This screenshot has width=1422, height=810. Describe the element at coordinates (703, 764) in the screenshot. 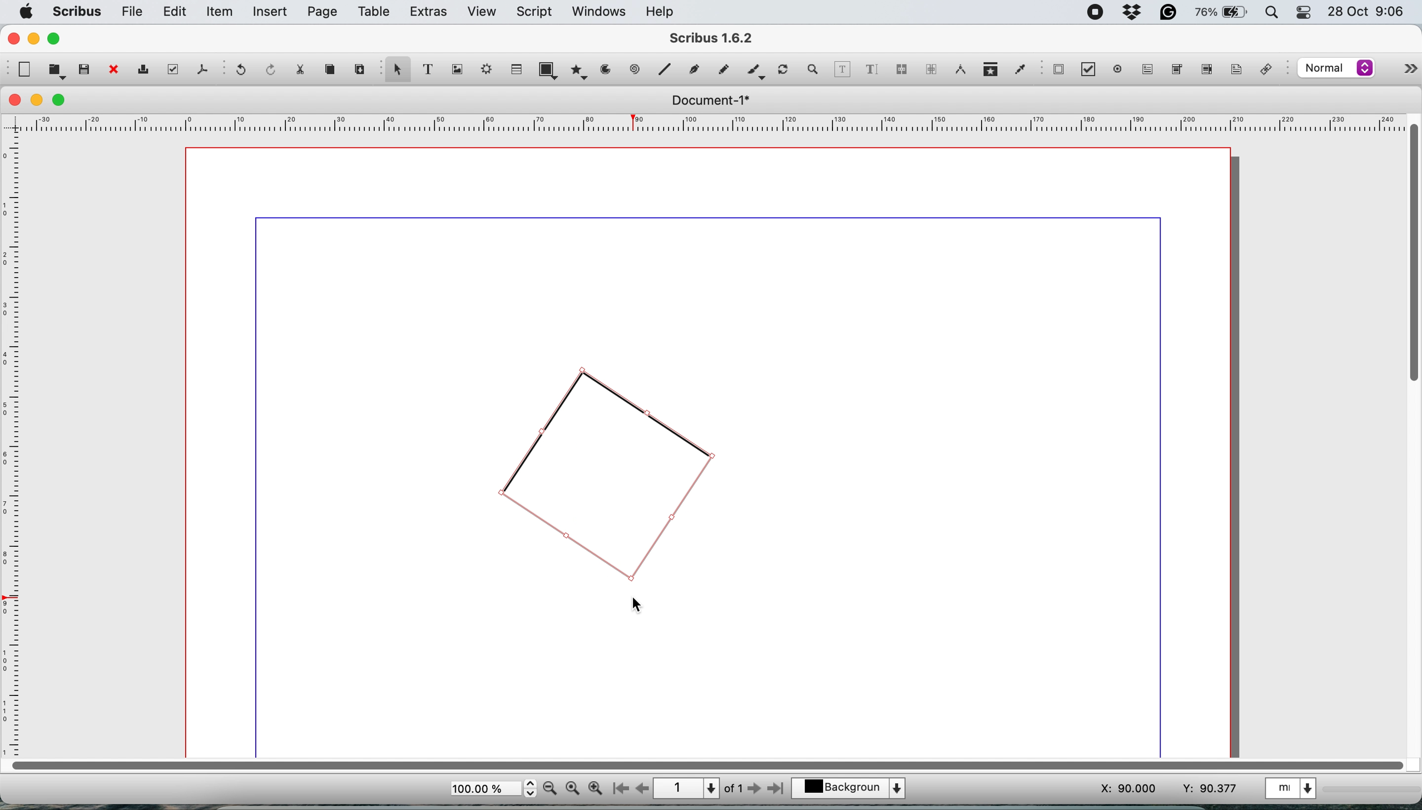

I see `horizontal scroll bar` at that location.